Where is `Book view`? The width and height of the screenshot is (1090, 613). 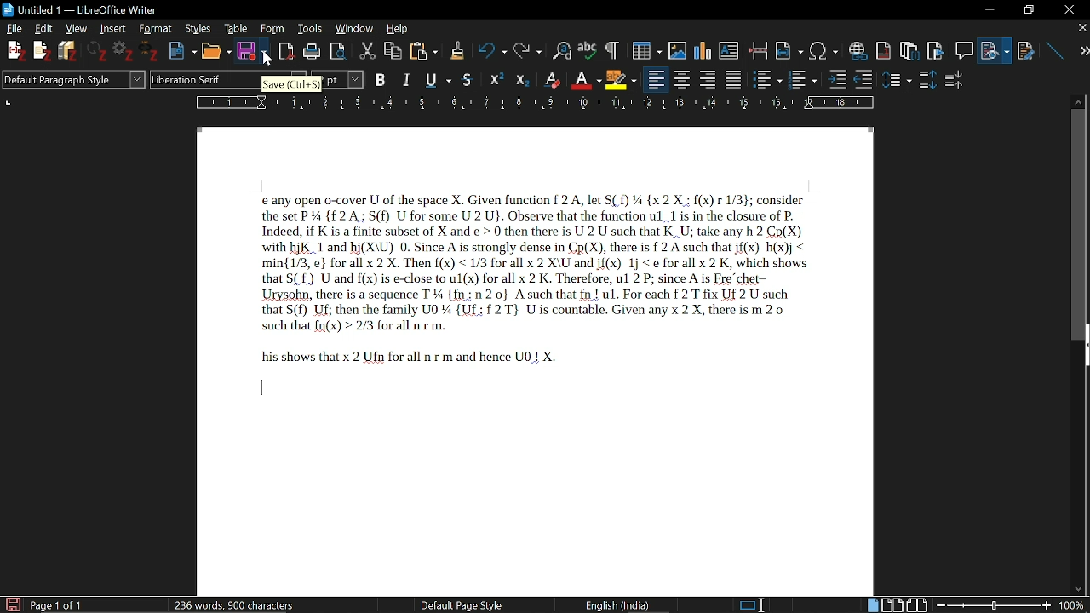 Book view is located at coordinates (917, 604).